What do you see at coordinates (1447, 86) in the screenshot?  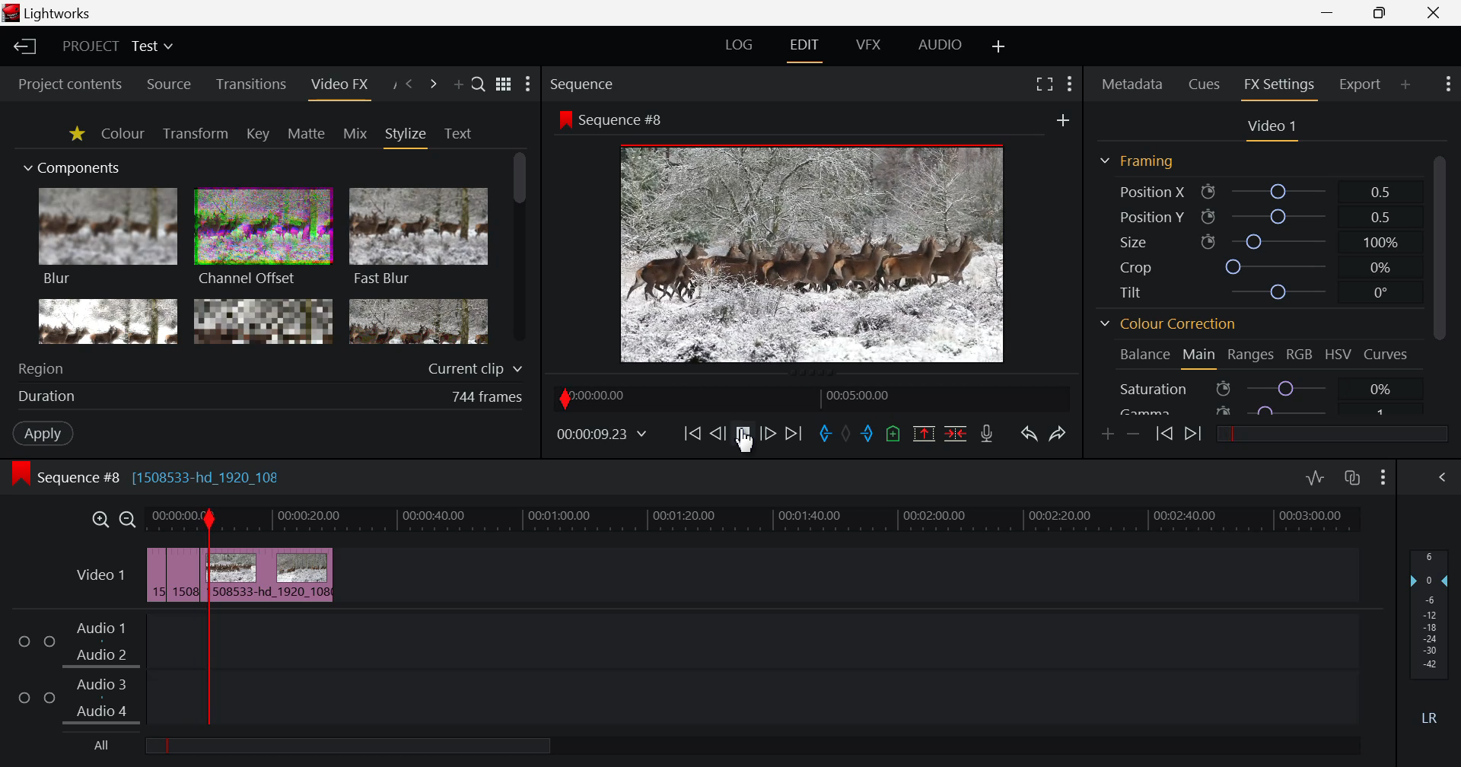 I see `Show Settings` at bounding box center [1447, 86].